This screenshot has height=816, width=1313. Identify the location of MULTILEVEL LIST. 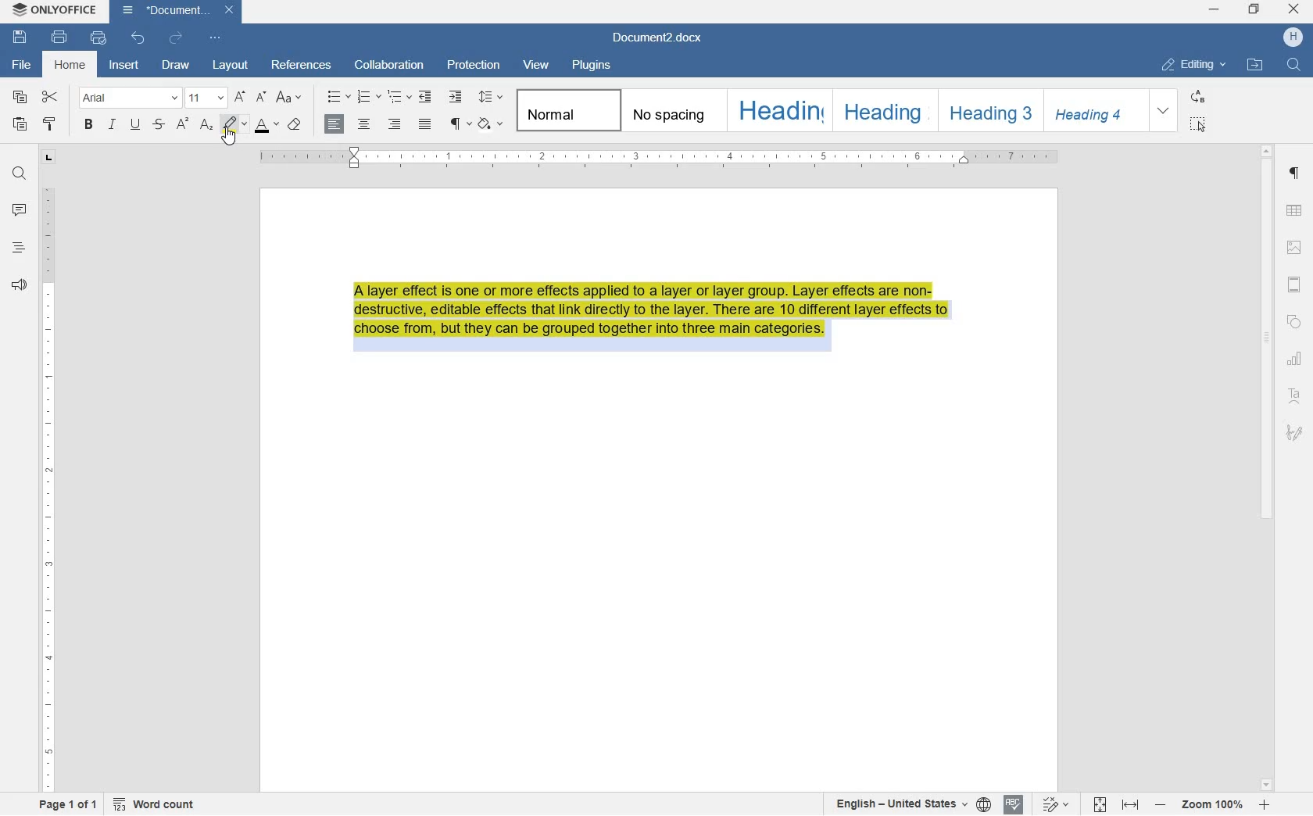
(399, 98).